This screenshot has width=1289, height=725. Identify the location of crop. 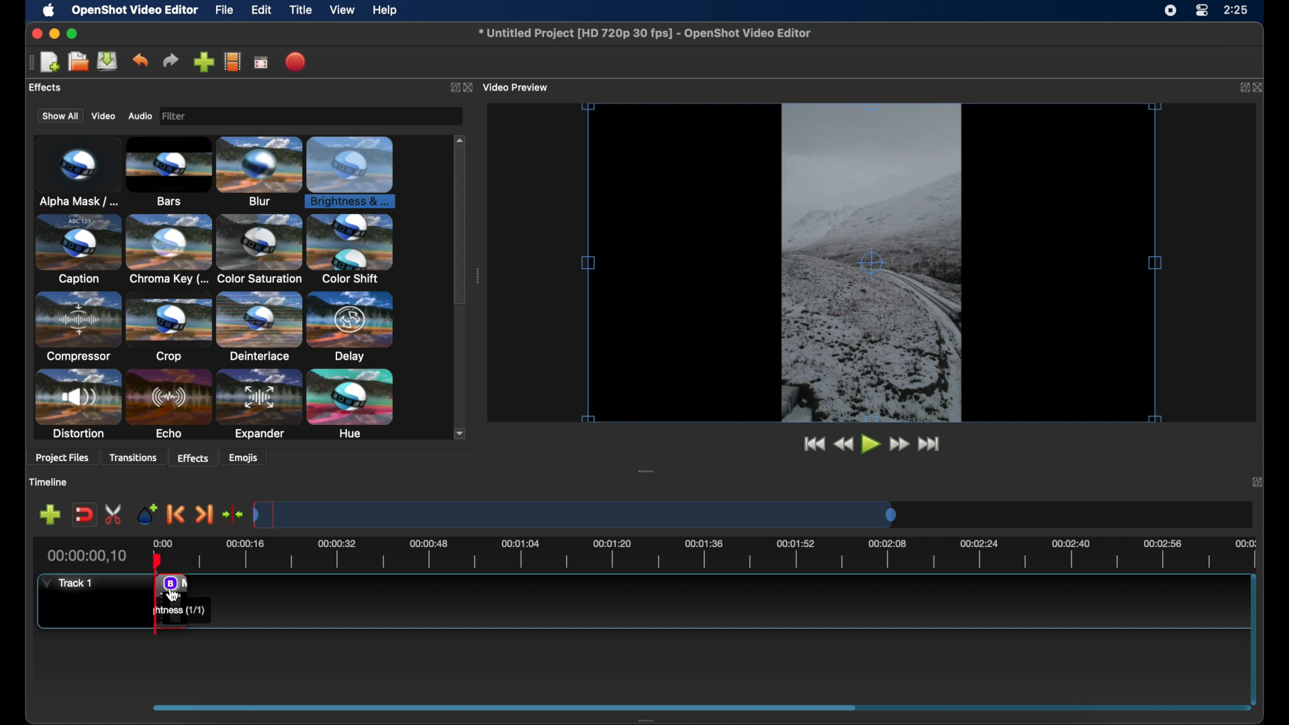
(169, 327).